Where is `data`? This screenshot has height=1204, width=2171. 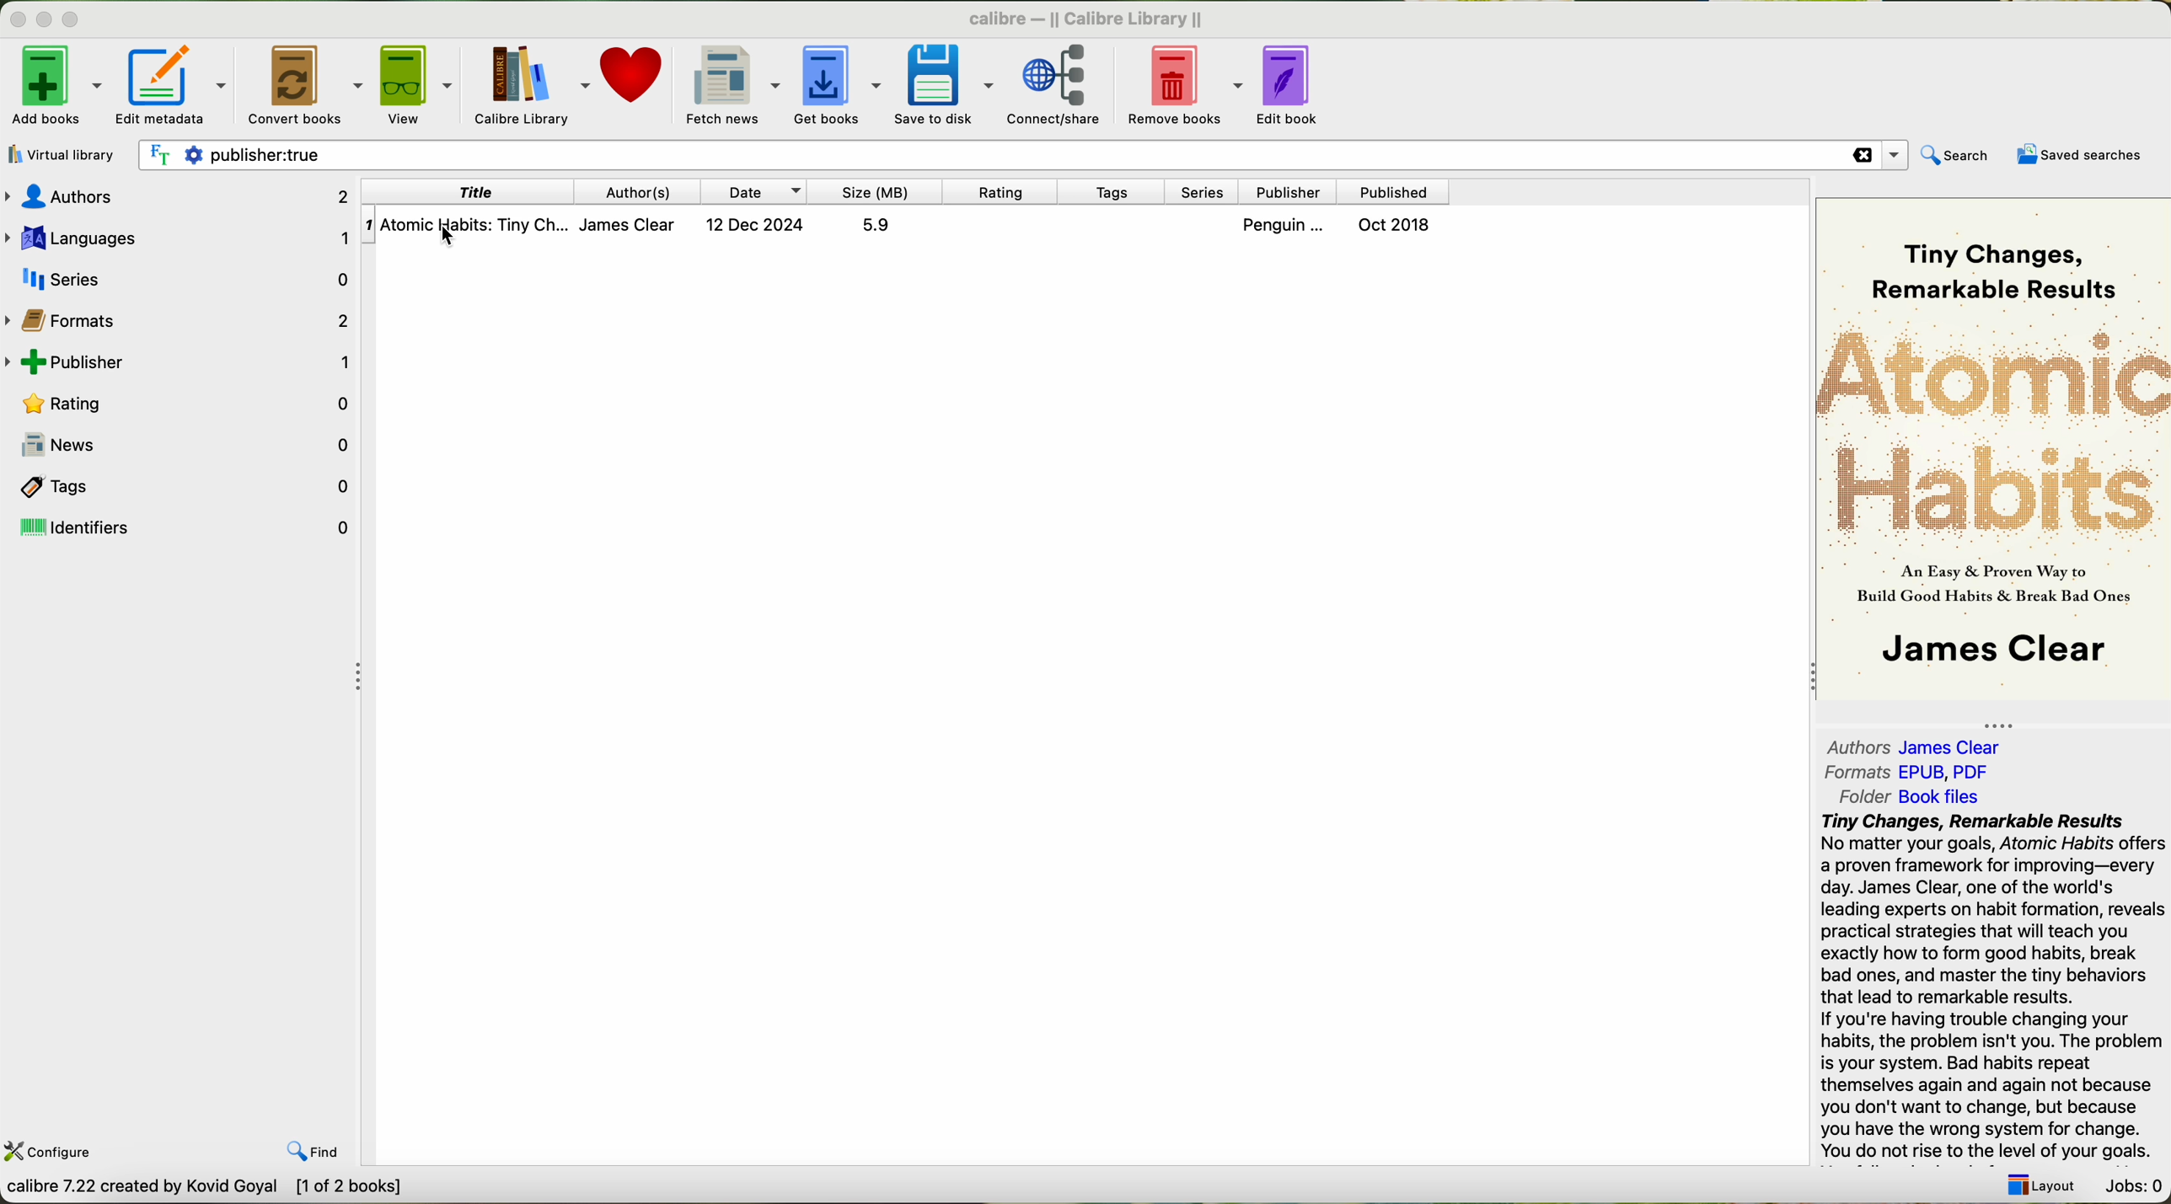 data is located at coordinates (206, 1189).